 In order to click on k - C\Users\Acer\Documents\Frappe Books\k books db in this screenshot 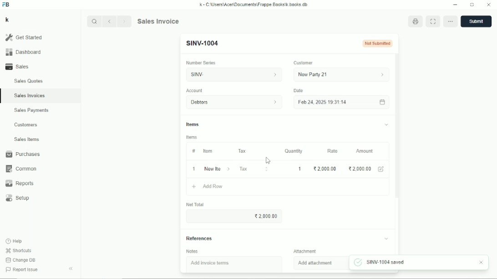, I will do `click(254, 4)`.